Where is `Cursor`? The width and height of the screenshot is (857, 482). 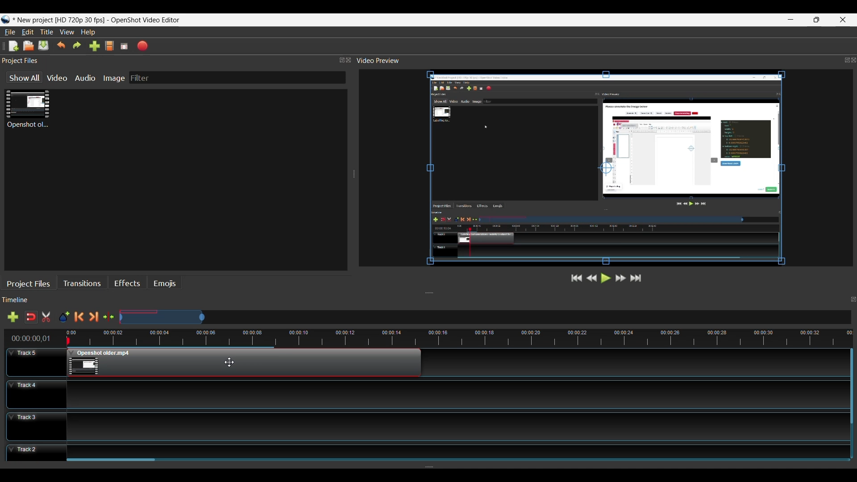 Cursor is located at coordinates (230, 361).